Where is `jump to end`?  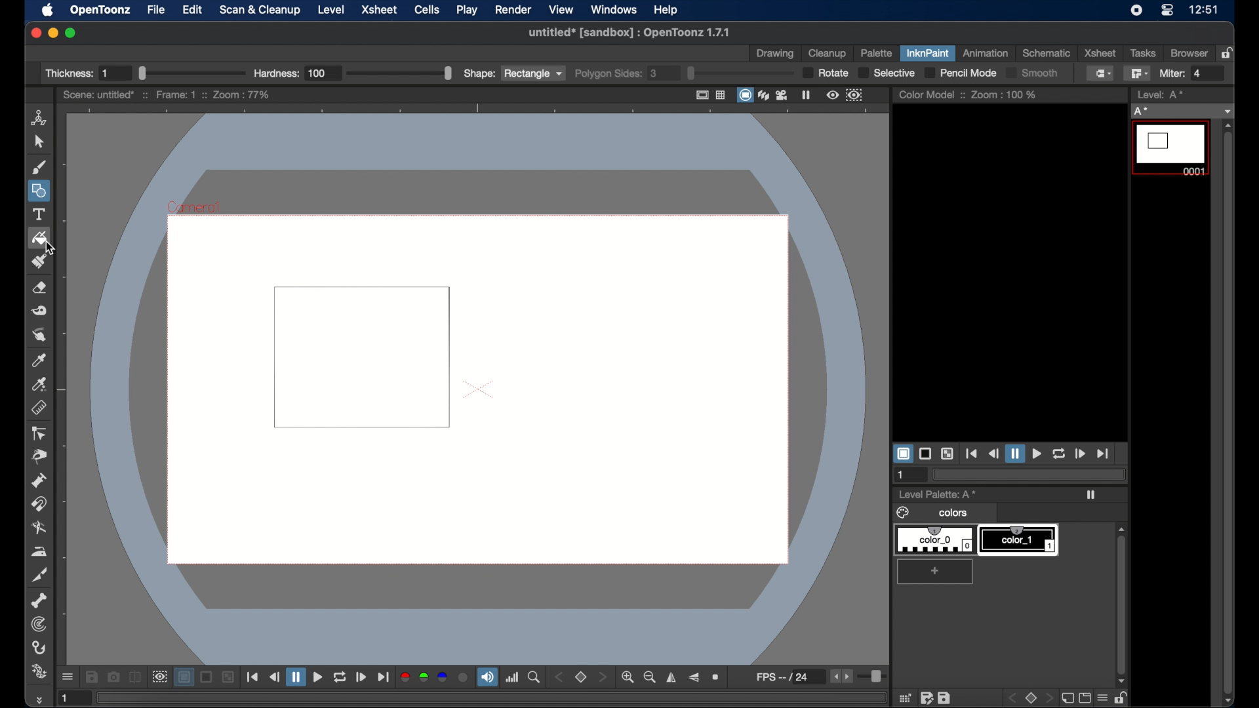 jump to end is located at coordinates (383, 677).